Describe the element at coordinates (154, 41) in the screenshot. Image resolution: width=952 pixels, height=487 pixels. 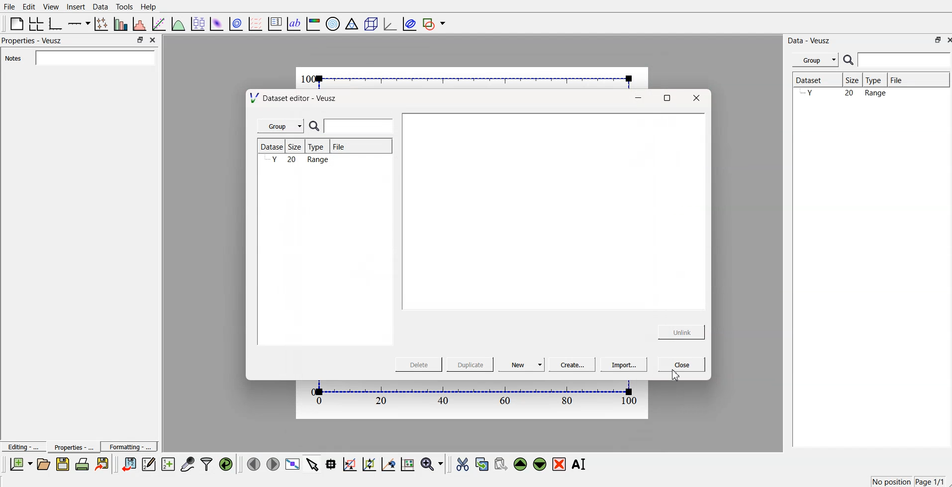
I see `Close` at that location.